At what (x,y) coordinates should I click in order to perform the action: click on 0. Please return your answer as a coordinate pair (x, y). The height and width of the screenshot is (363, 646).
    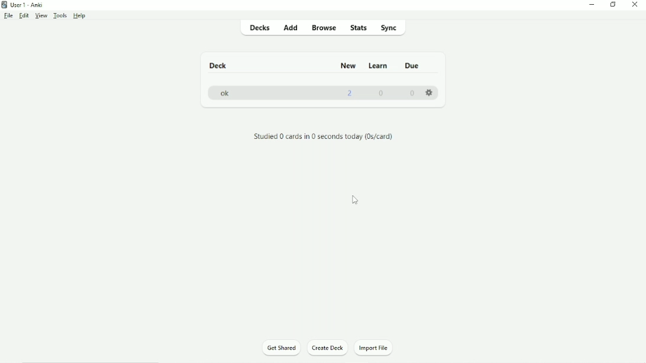
    Looking at the image, I should click on (412, 93).